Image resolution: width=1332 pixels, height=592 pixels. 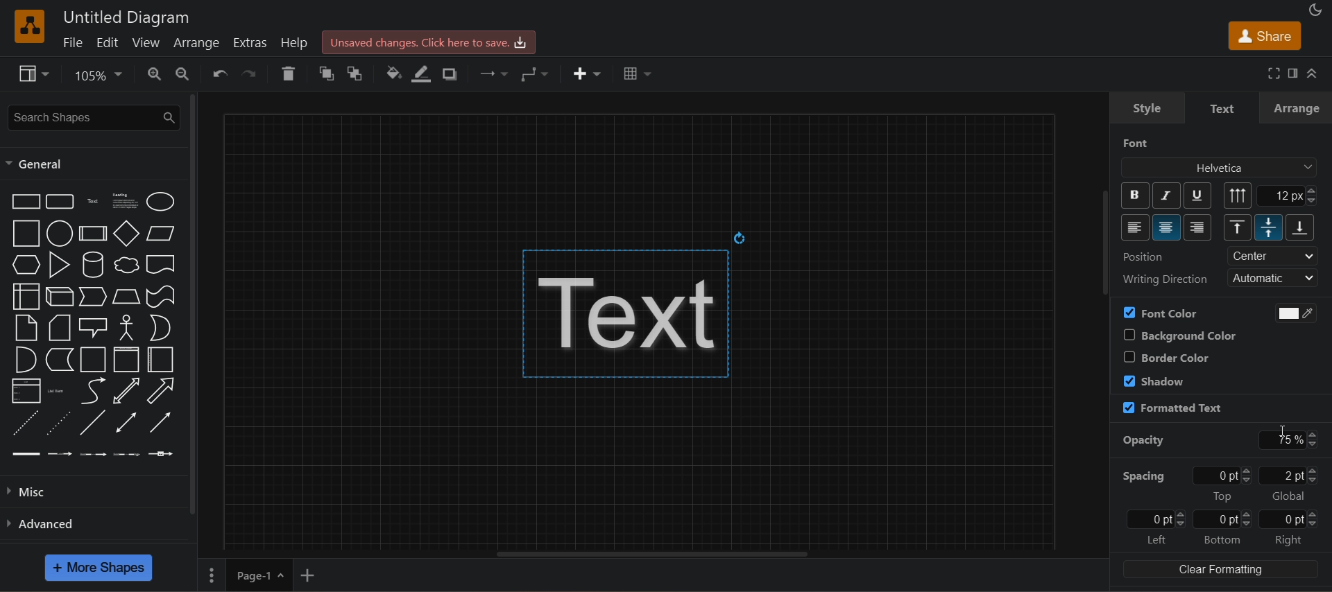 What do you see at coordinates (94, 297) in the screenshot?
I see `step` at bounding box center [94, 297].